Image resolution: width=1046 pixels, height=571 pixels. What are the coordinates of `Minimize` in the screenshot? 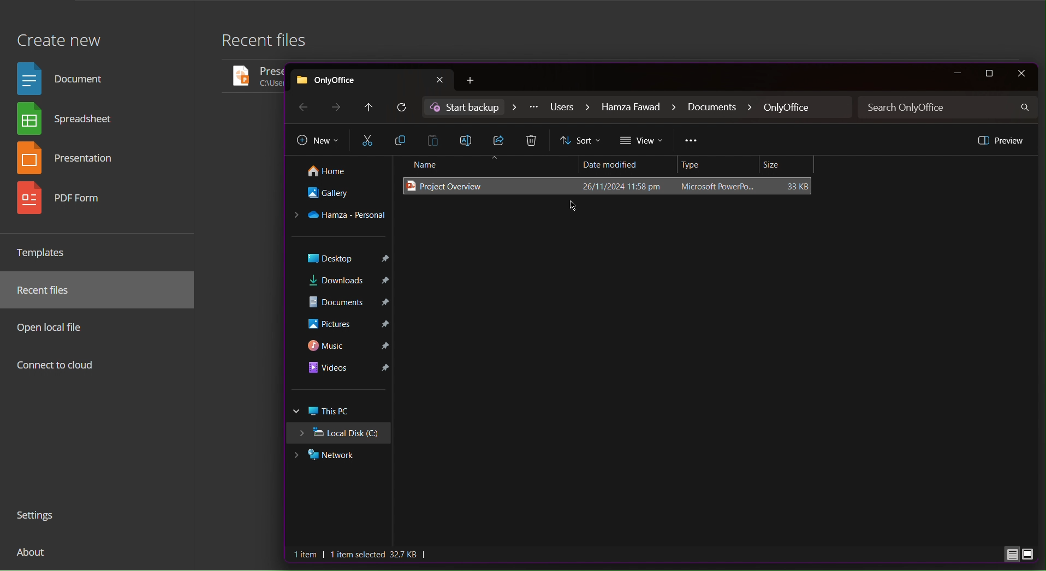 It's located at (956, 74).